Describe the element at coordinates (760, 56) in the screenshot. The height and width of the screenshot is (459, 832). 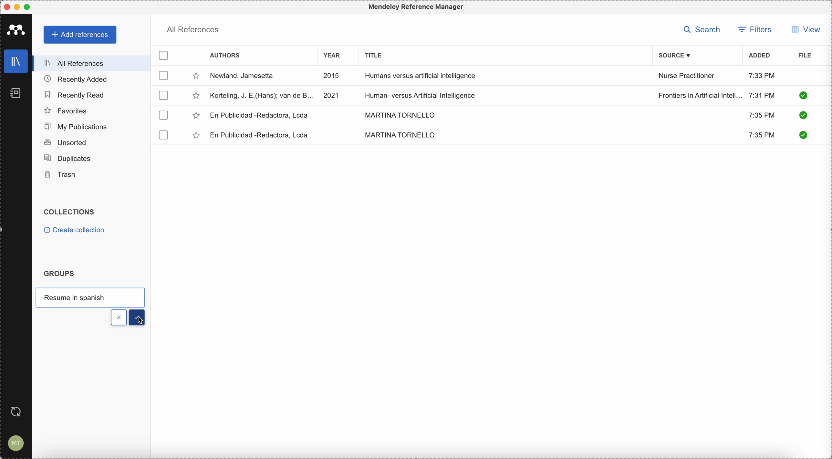
I see `added` at that location.